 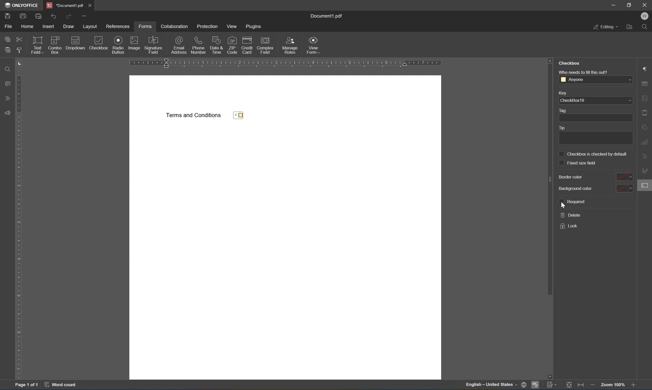 I want to click on layout, so click(x=90, y=26).